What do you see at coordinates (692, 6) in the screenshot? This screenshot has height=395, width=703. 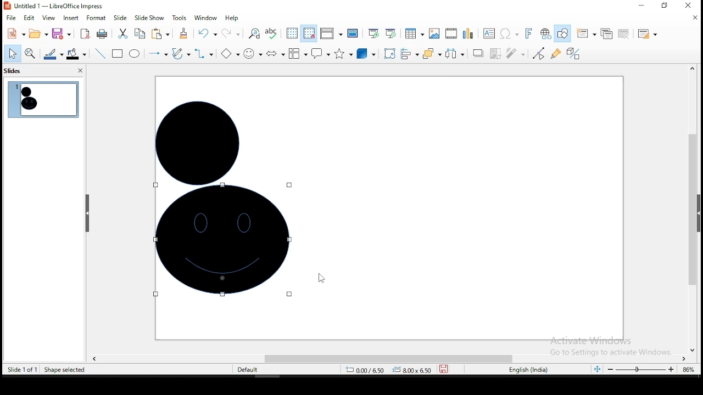 I see `close window` at bounding box center [692, 6].